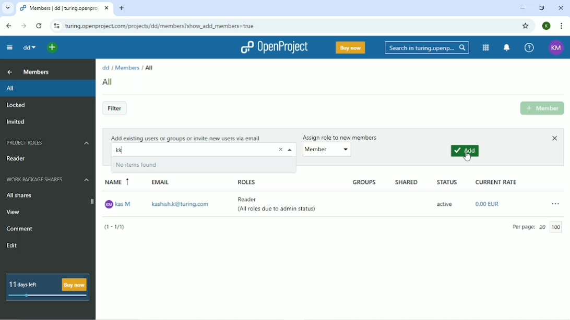 This screenshot has height=320, width=570. Describe the element at coordinates (149, 67) in the screenshot. I see `All` at that location.